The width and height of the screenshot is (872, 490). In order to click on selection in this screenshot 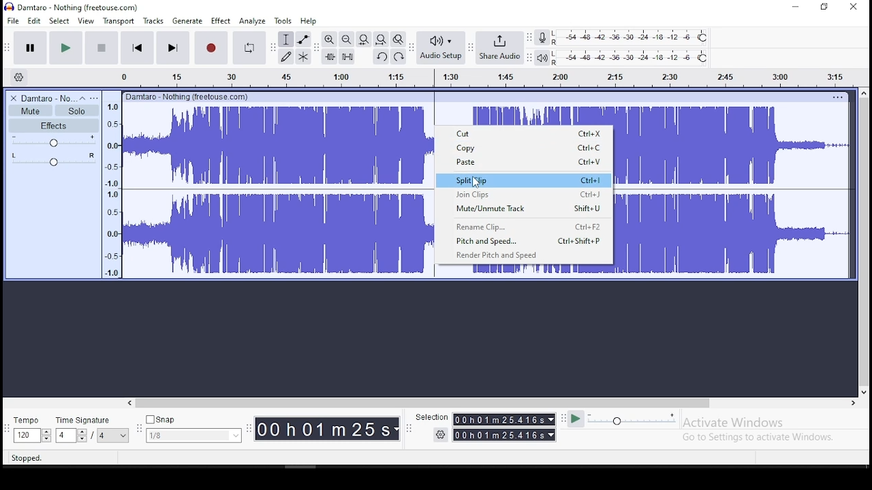, I will do `click(432, 416)`.